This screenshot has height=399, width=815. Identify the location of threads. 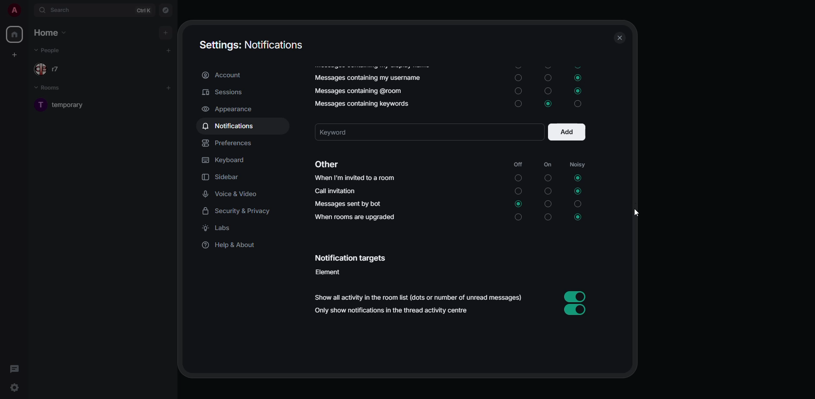
(14, 368).